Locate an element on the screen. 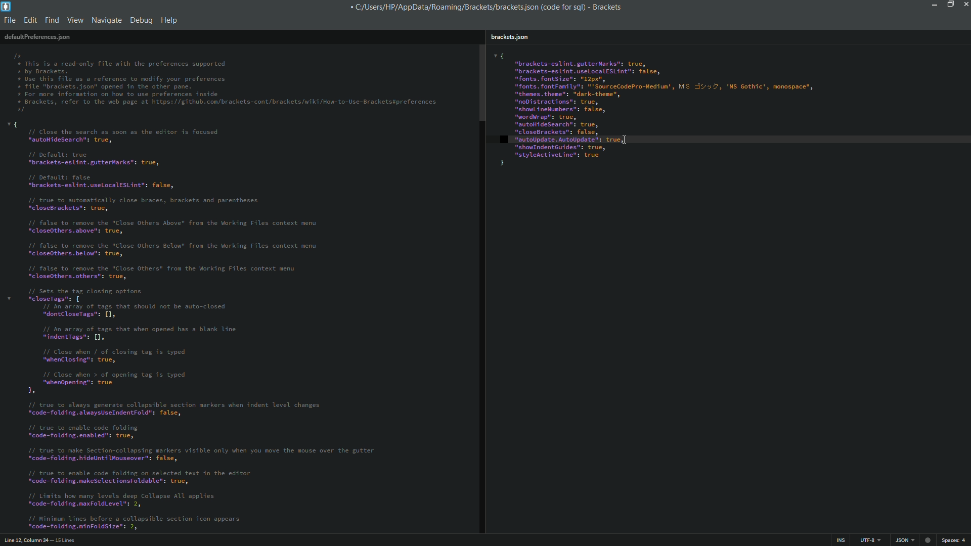 The height and width of the screenshot is (546, 971). edit menu is located at coordinates (30, 20).